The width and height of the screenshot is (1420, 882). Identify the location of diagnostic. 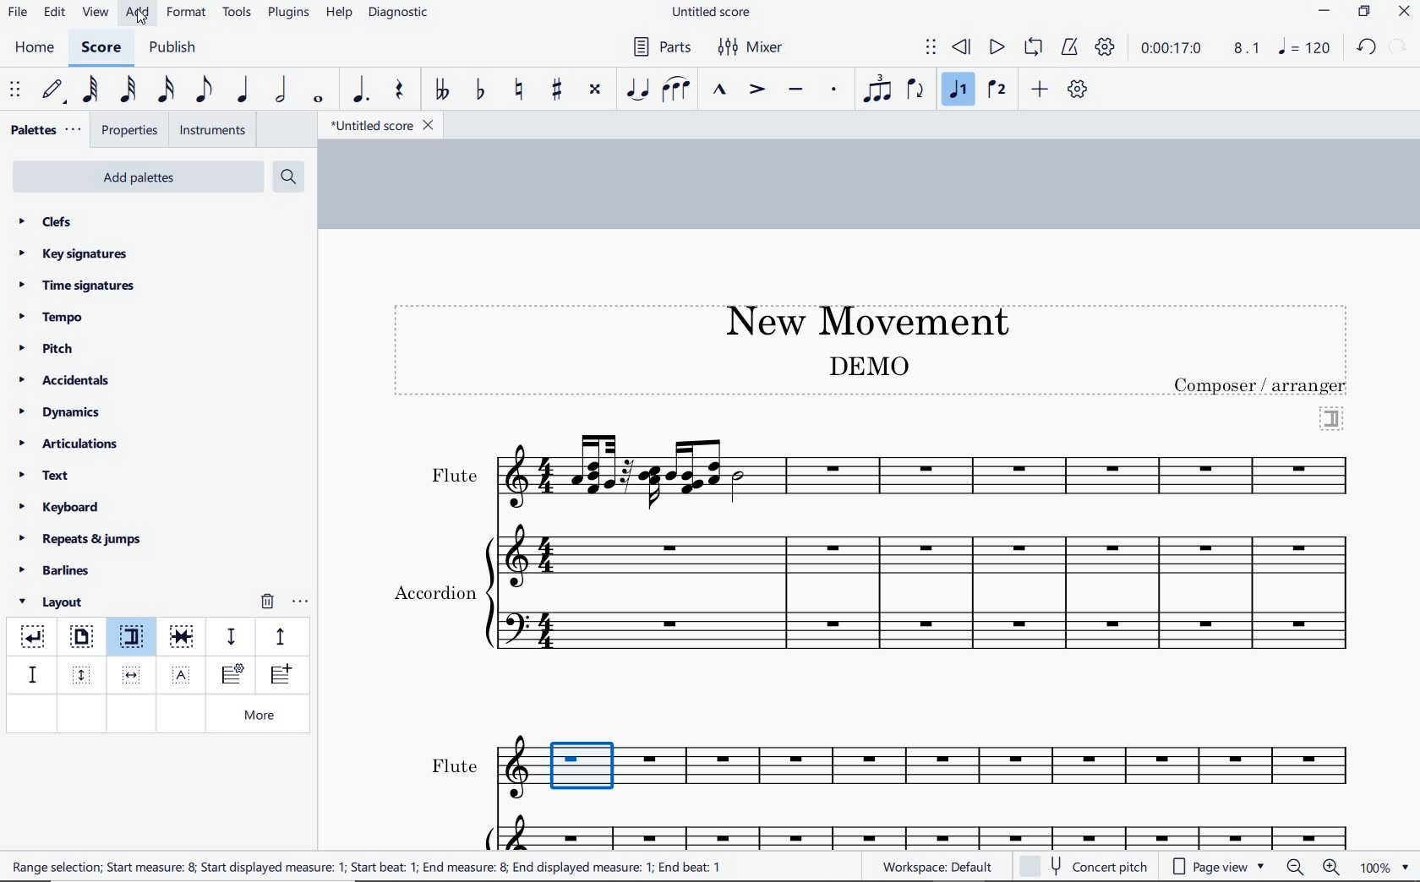
(401, 14).